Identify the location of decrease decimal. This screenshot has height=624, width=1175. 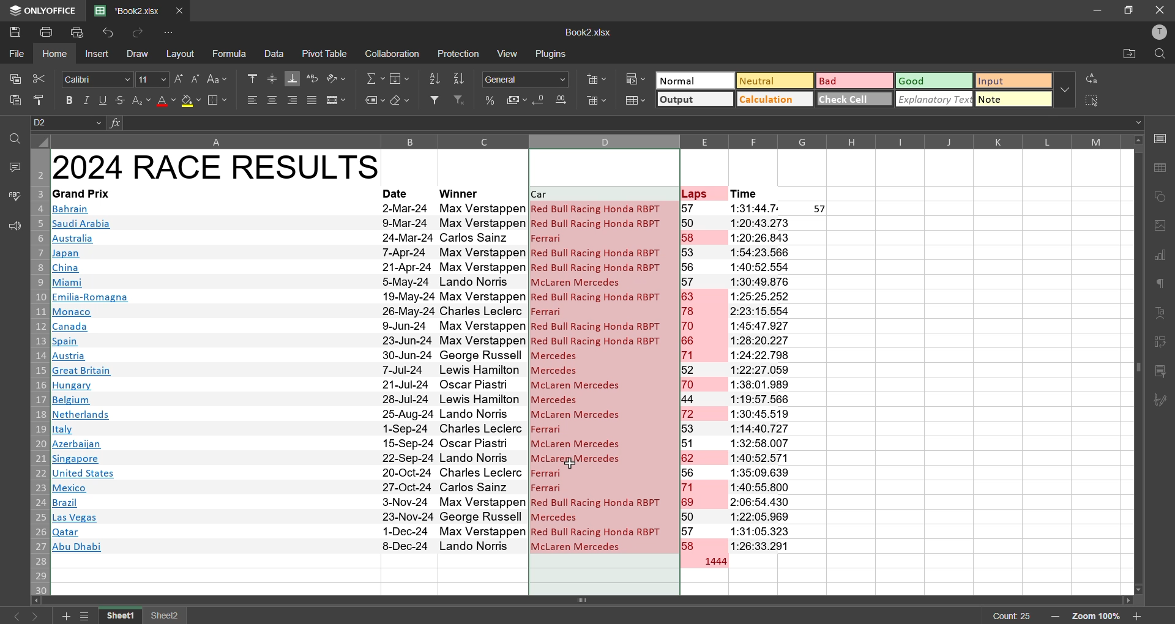
(541, 102).